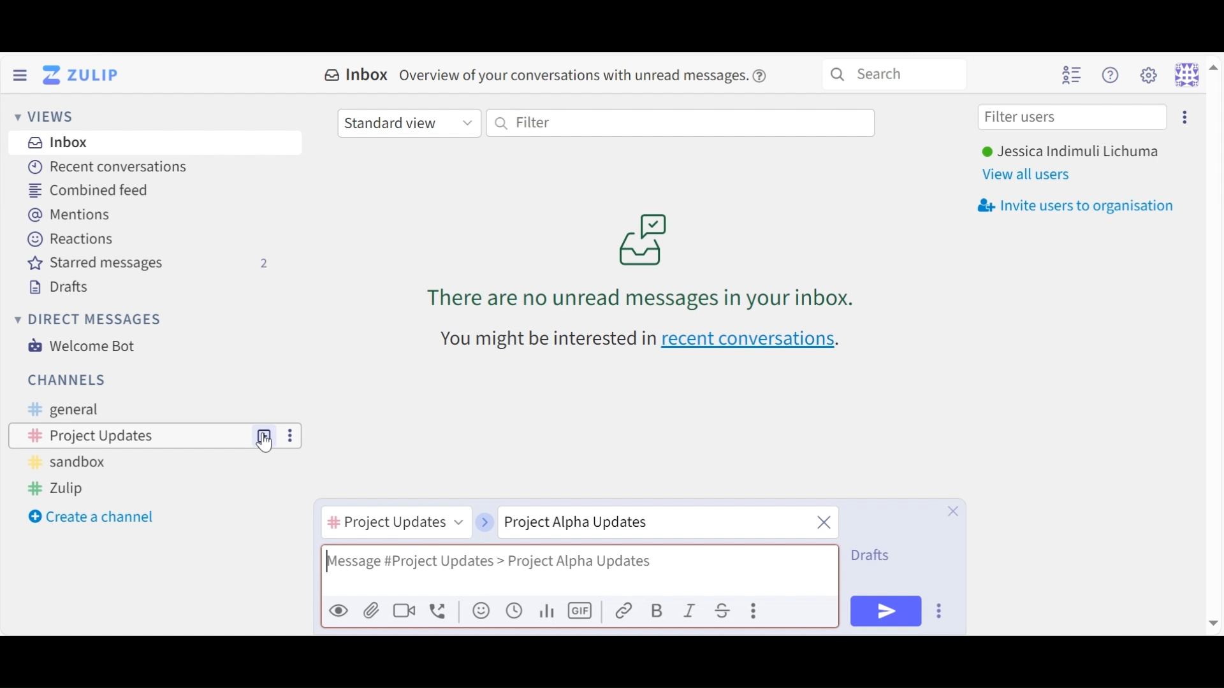 The image size is (1224, 688). I want to click on Drafts, so click(874, 555).